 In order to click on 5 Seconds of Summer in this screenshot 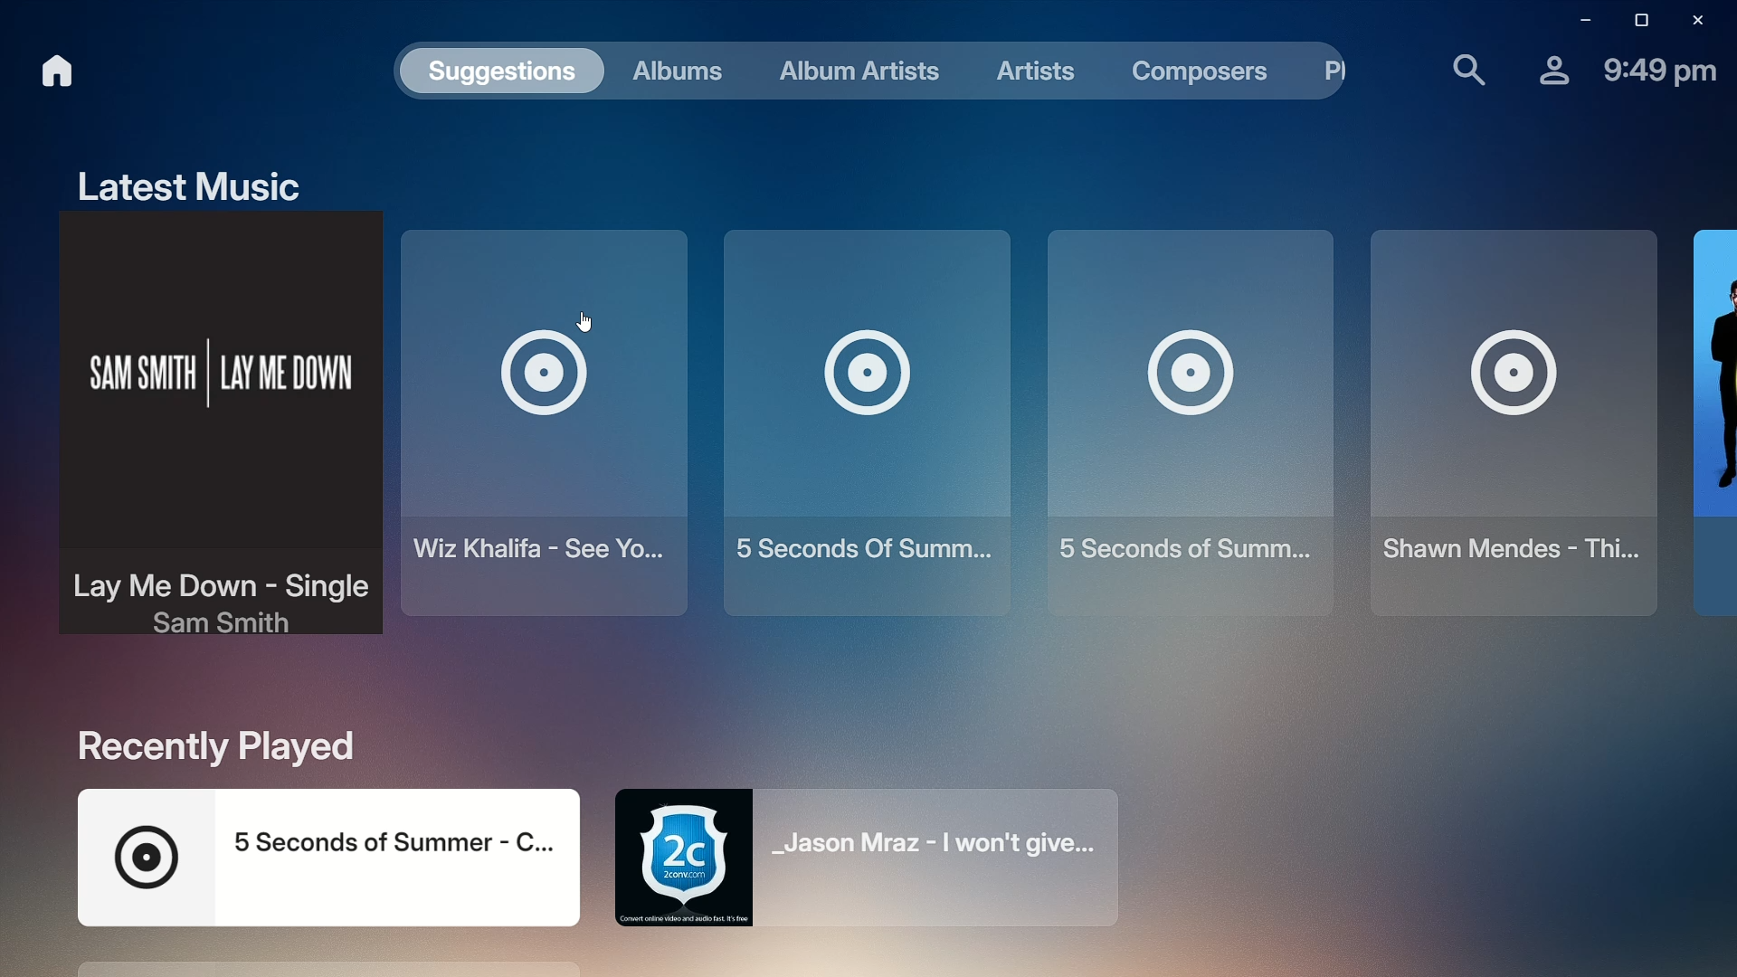, I will do `click(322, 855)`.